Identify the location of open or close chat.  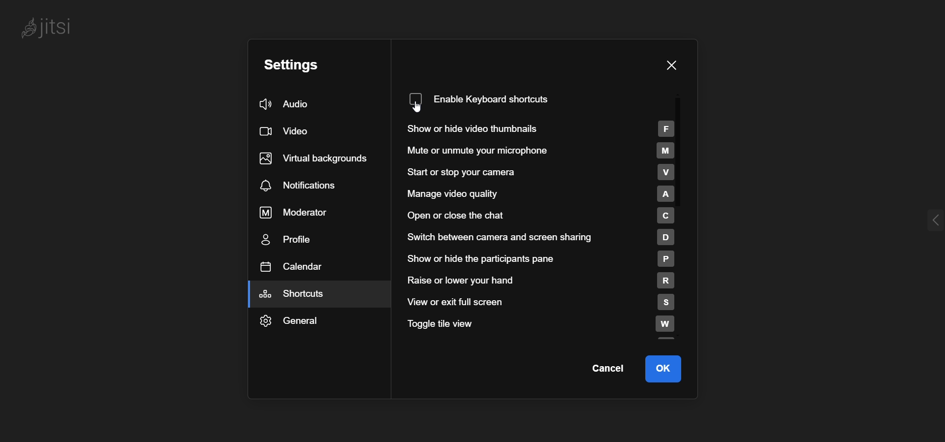
(543, 215).